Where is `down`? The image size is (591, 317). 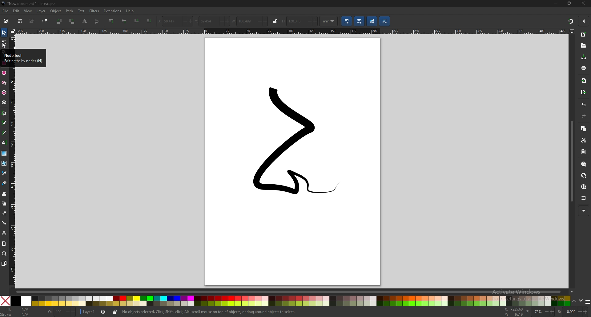
down is located at coordinates (580, 301).